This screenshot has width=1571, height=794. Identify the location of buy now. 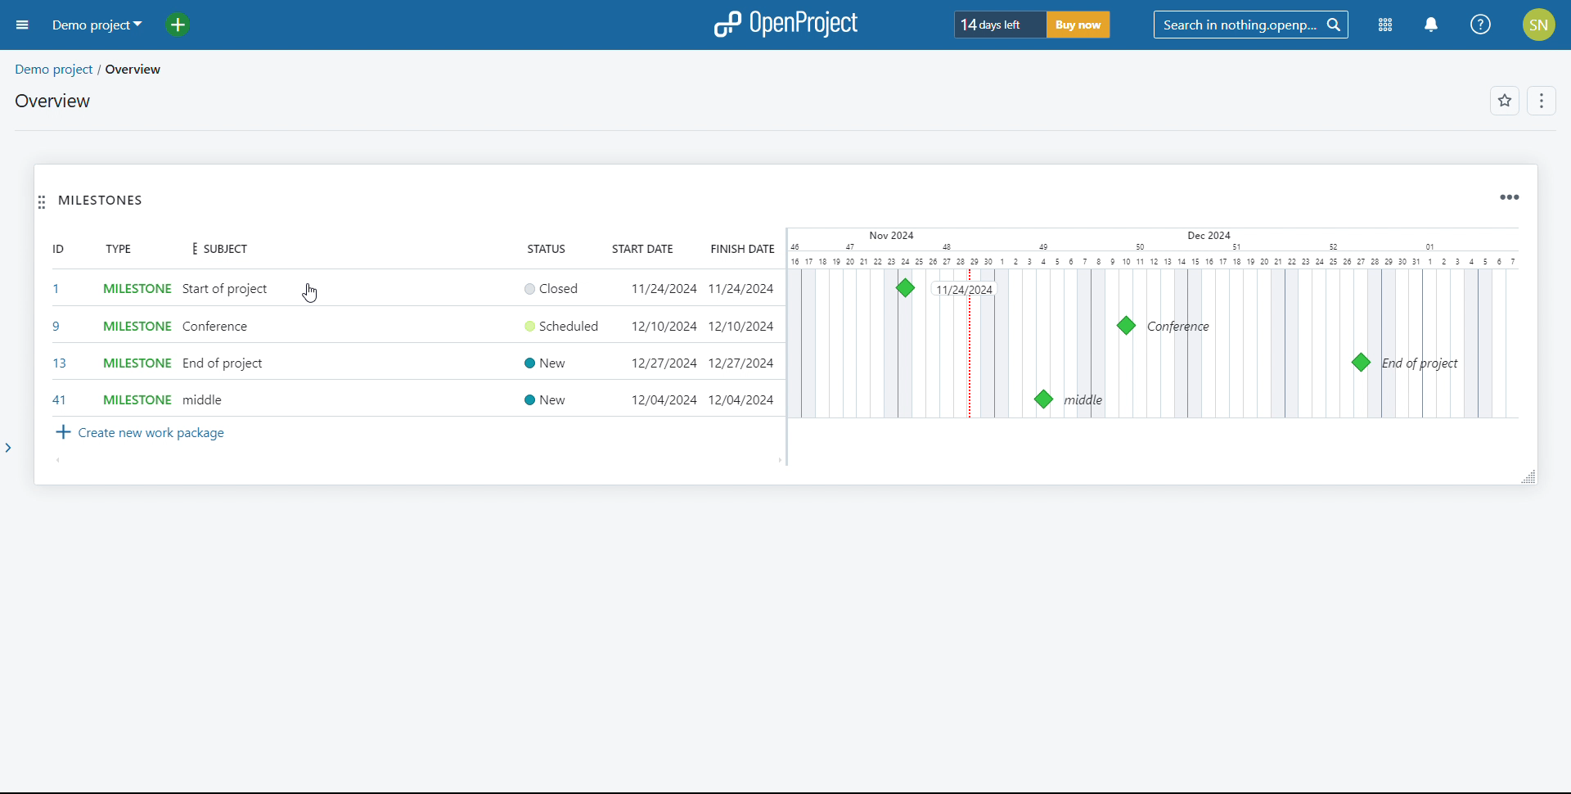
(1085, 27).